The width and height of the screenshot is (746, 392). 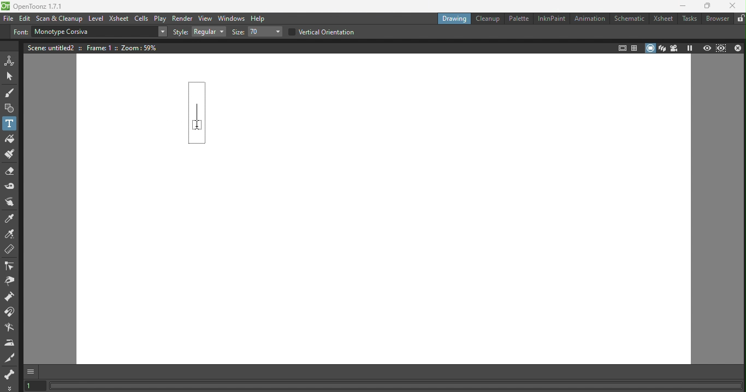 What do you see at coordinates (706, 49) in the screenshot?
I see `Preview` at bounding box center [706, 49].